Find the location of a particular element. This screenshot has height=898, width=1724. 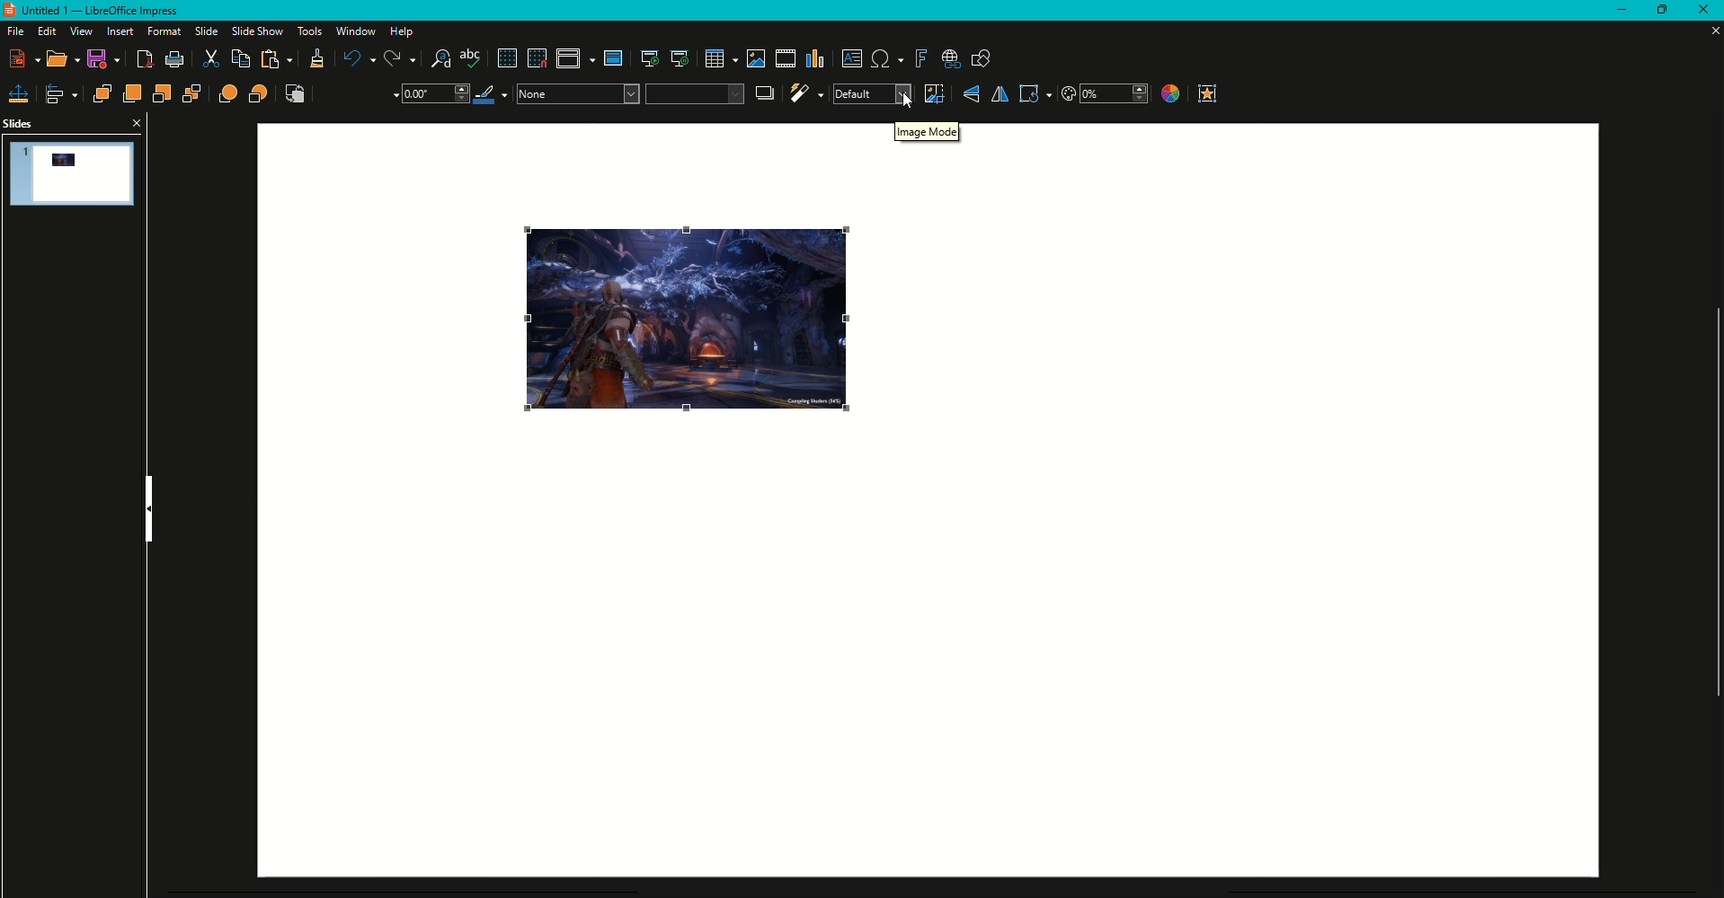

Slide Show is located at coordinates (255, 31).